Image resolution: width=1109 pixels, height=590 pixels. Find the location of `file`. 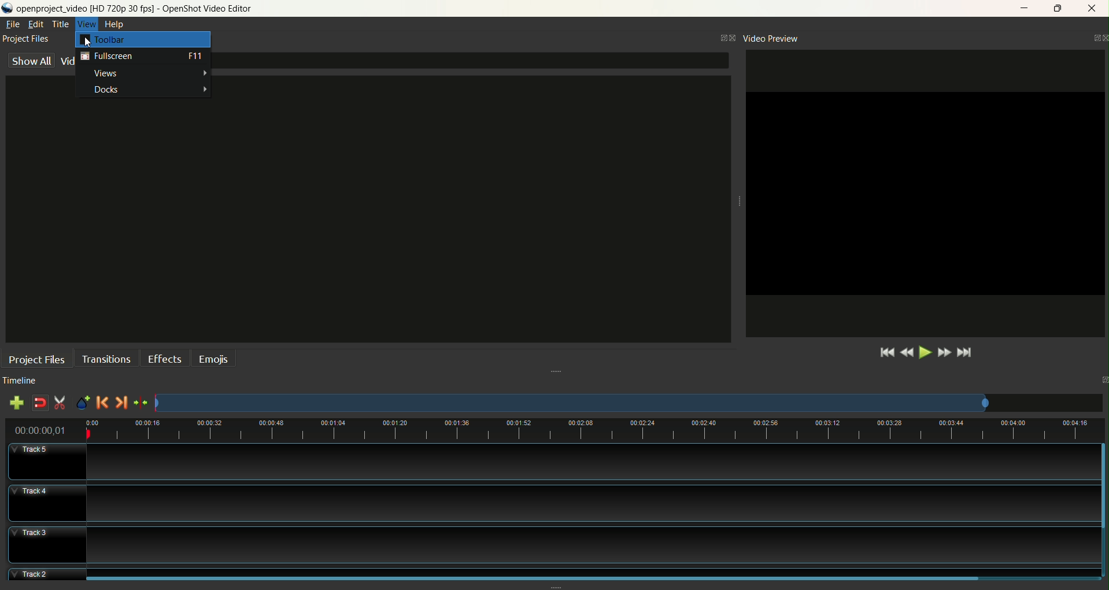

file is located at coordinates (13, 24).